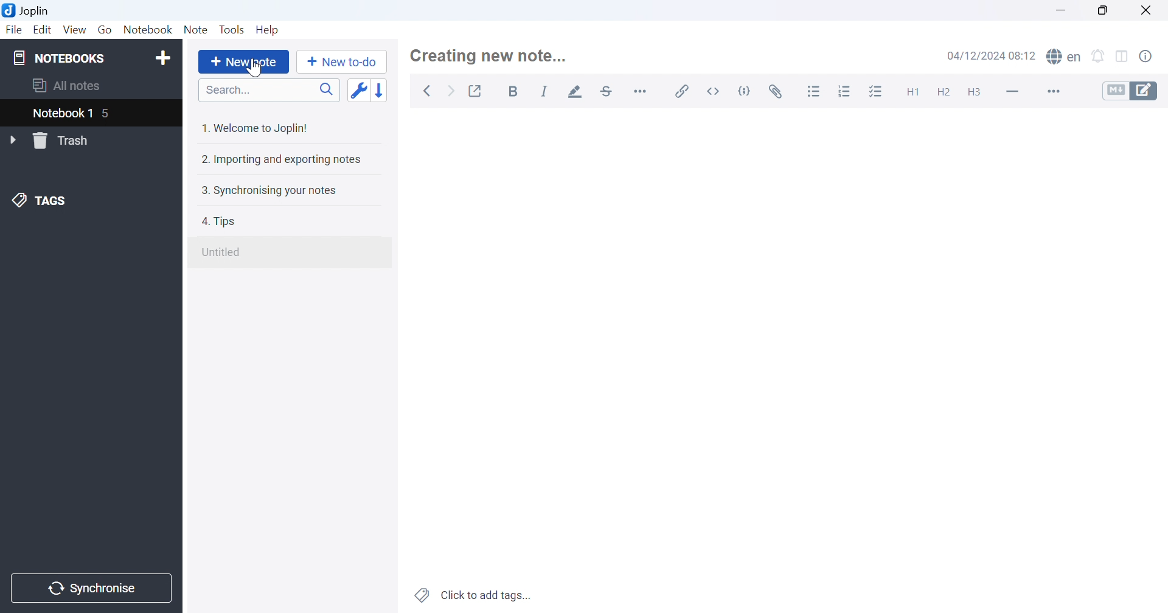 This screenshot has height=613, width=1168. I want to click on Edit, so click(43, 30).